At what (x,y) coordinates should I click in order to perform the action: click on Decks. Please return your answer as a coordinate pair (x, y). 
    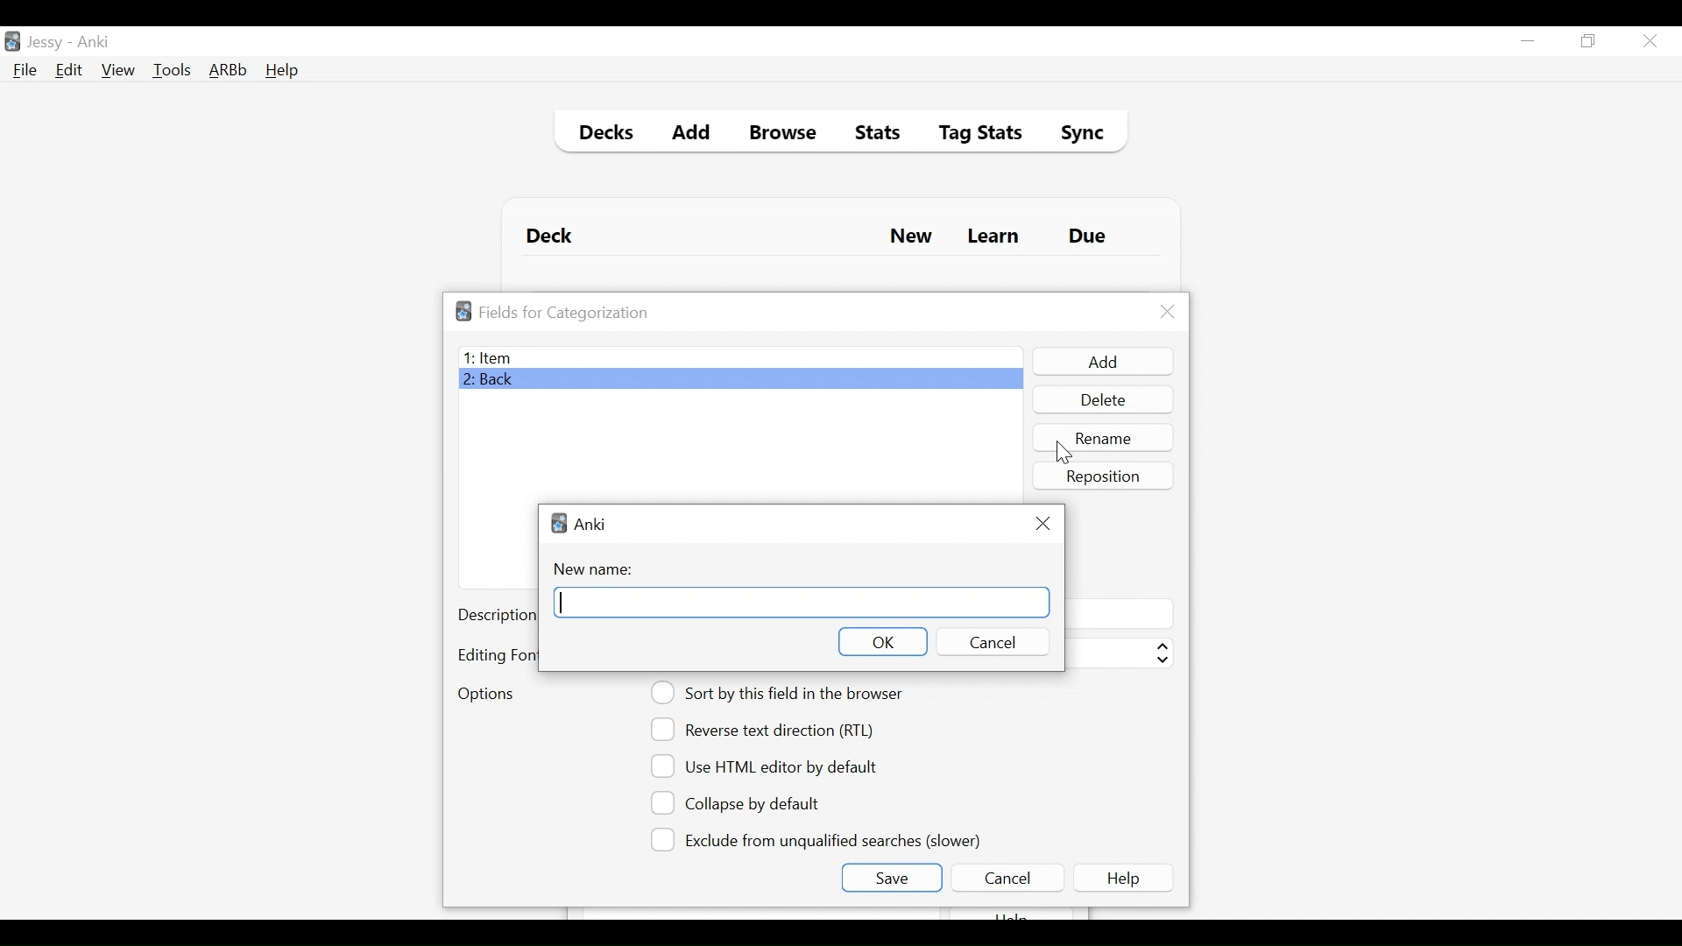
    Looking at the image, I should click on (602, 135).